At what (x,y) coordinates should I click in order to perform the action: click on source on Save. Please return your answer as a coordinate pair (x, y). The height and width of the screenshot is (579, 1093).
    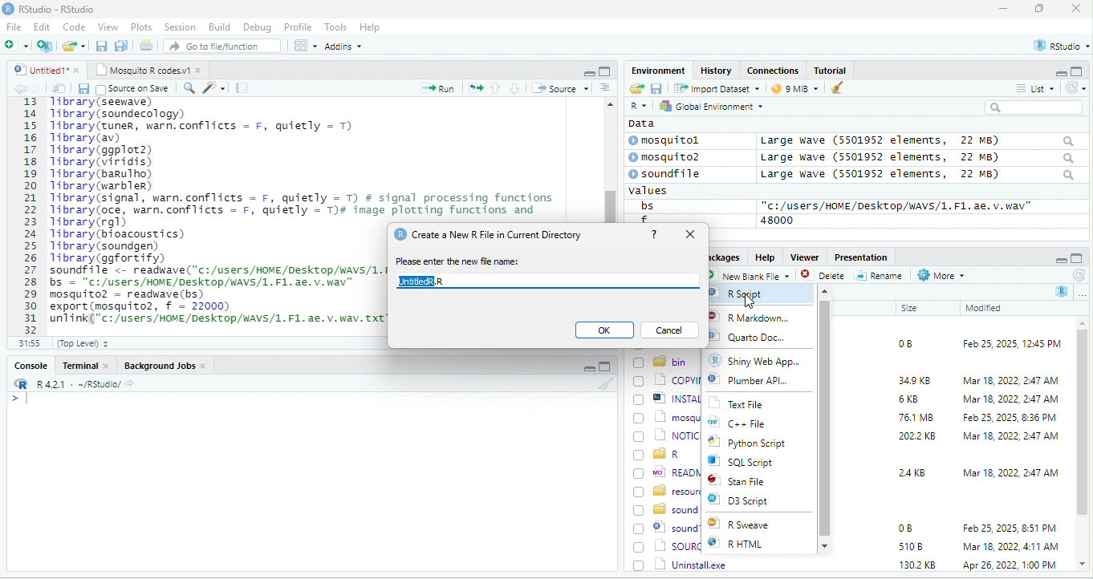
    Looking at the image, I should click on (134, 90).